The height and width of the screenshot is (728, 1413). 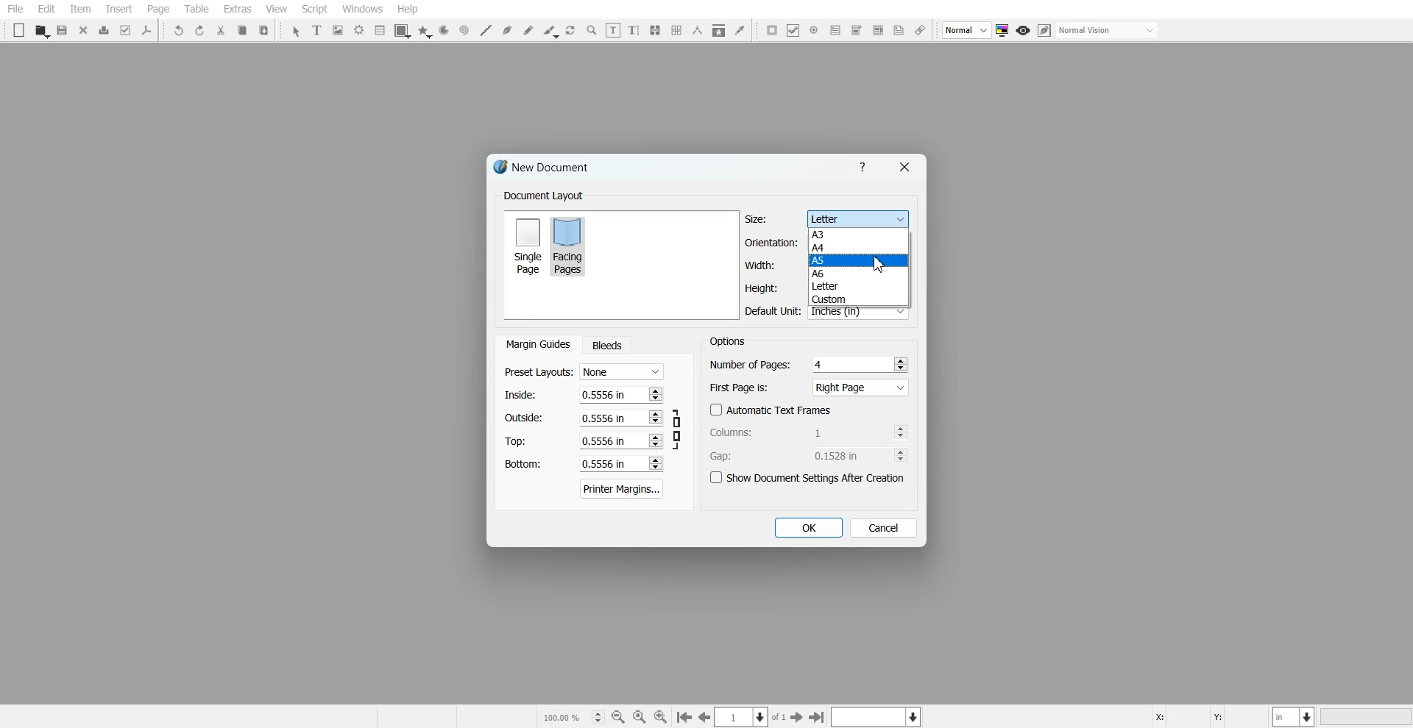 I want to click on Increase and decrease No. , so click(x=900, y=432).